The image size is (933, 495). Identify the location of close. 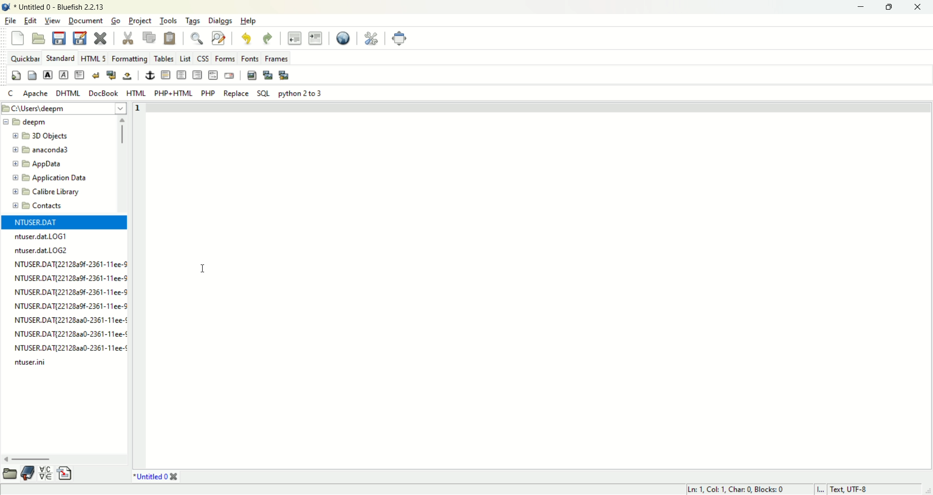
(176, 477).